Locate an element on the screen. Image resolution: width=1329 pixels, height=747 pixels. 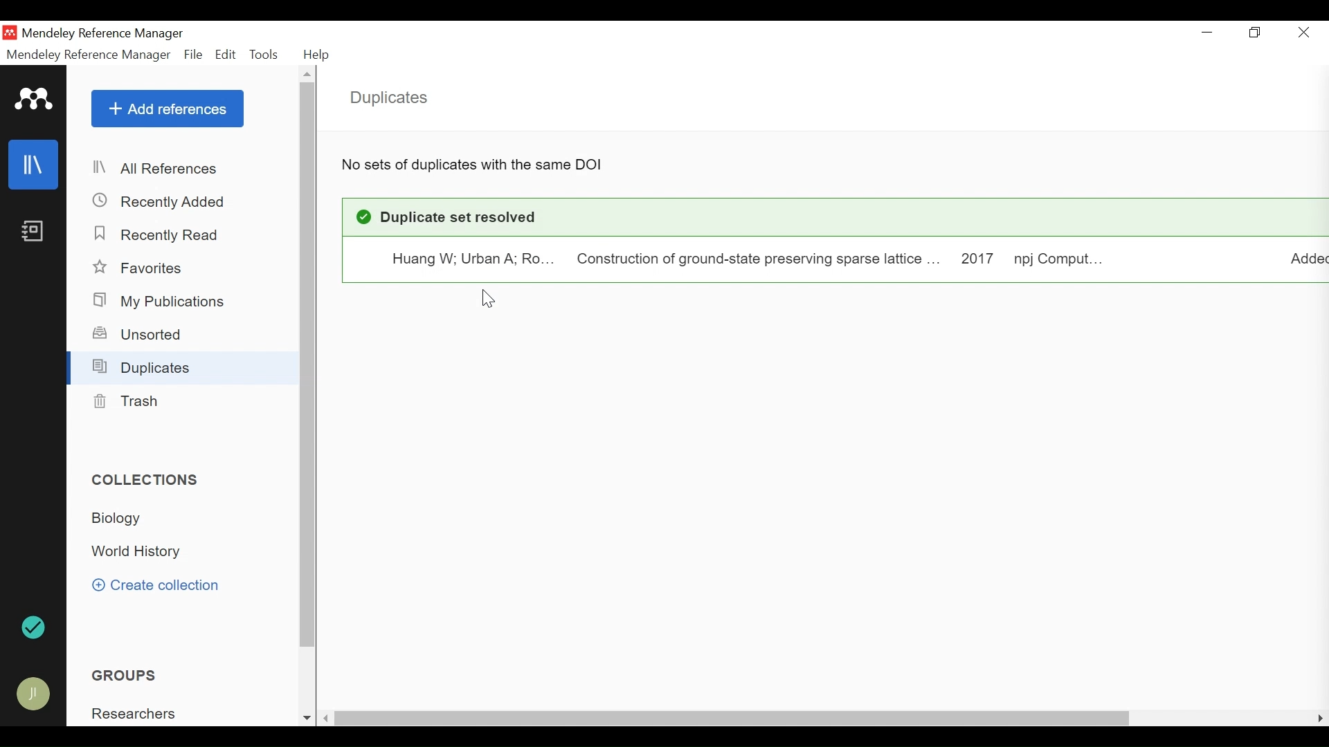
Sync is located at coordinates (35, 626).